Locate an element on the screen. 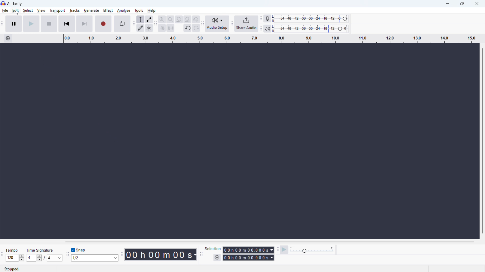 The height and width of the screenshot is (272, 485). tools toolbar is located at coordinates (134, 24).